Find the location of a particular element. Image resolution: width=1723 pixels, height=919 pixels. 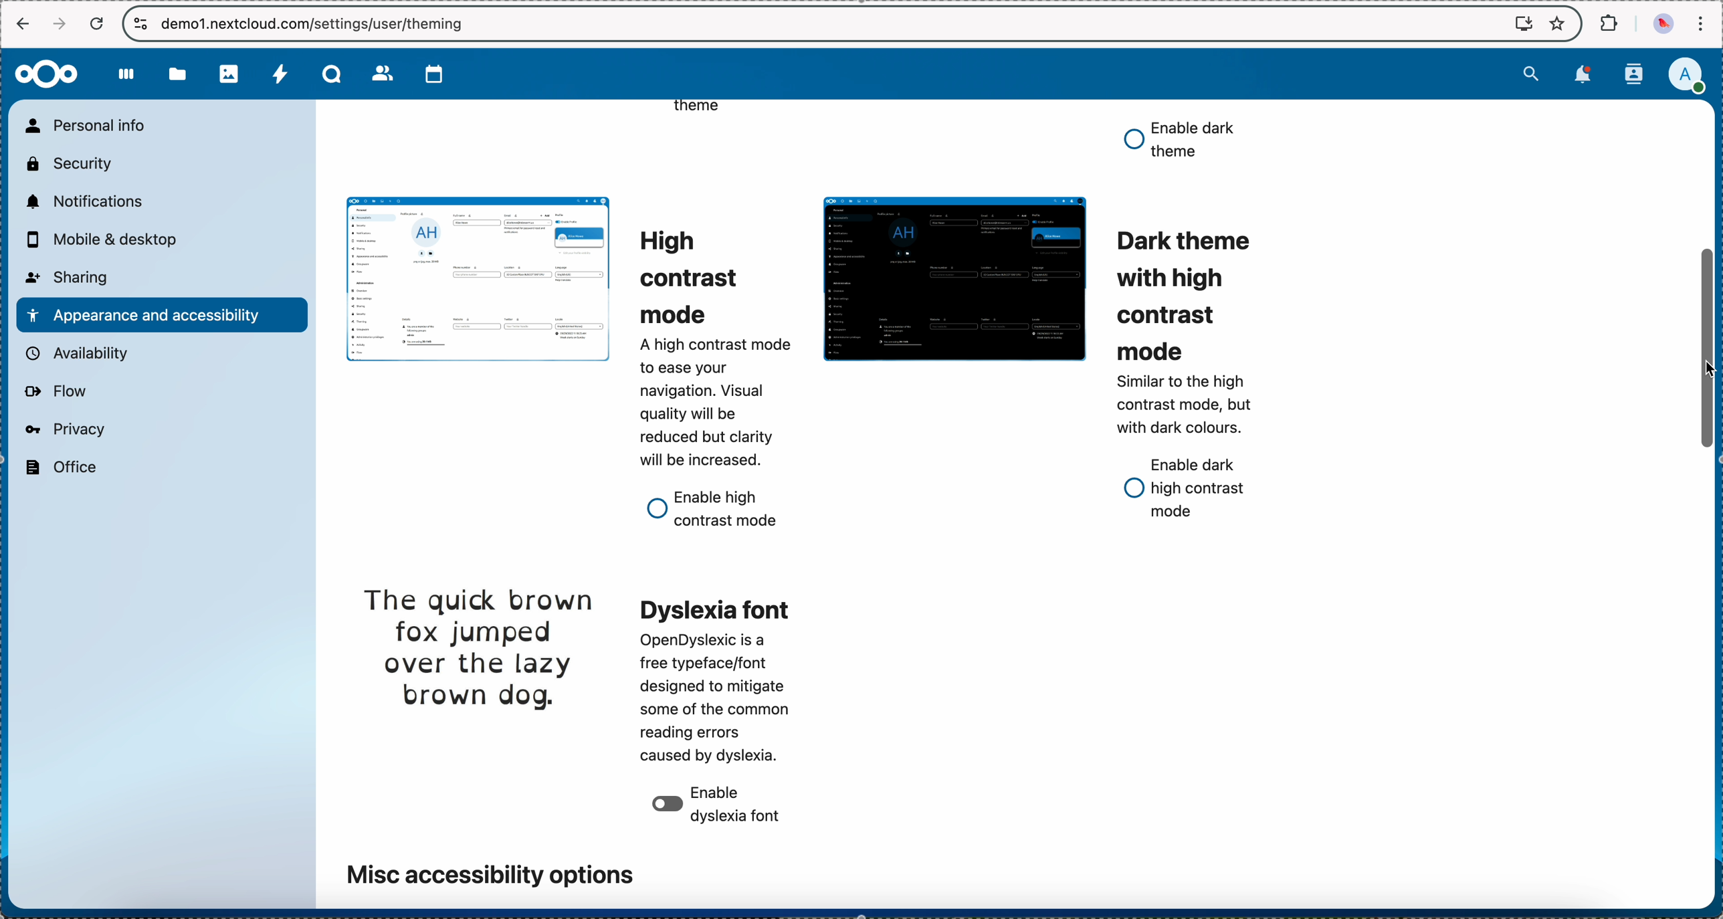

photos is located at coordinates (229, 76).